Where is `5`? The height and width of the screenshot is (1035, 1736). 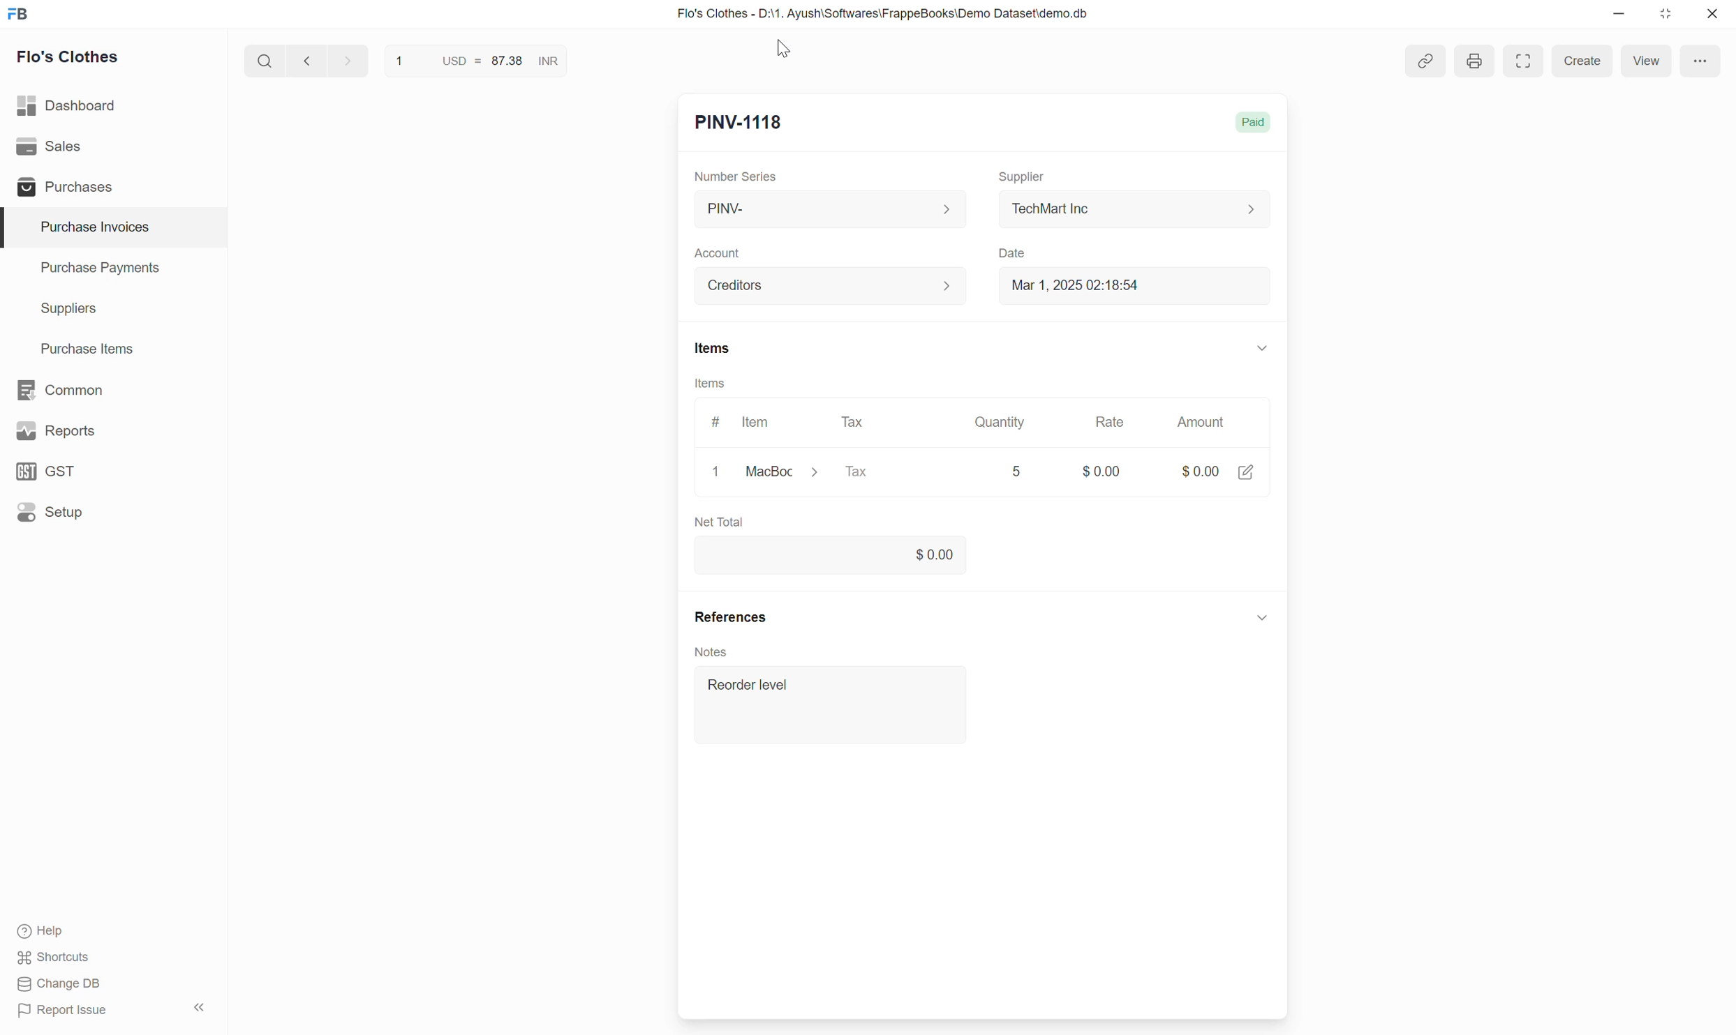 5 is located at coordinates (1021, 471).